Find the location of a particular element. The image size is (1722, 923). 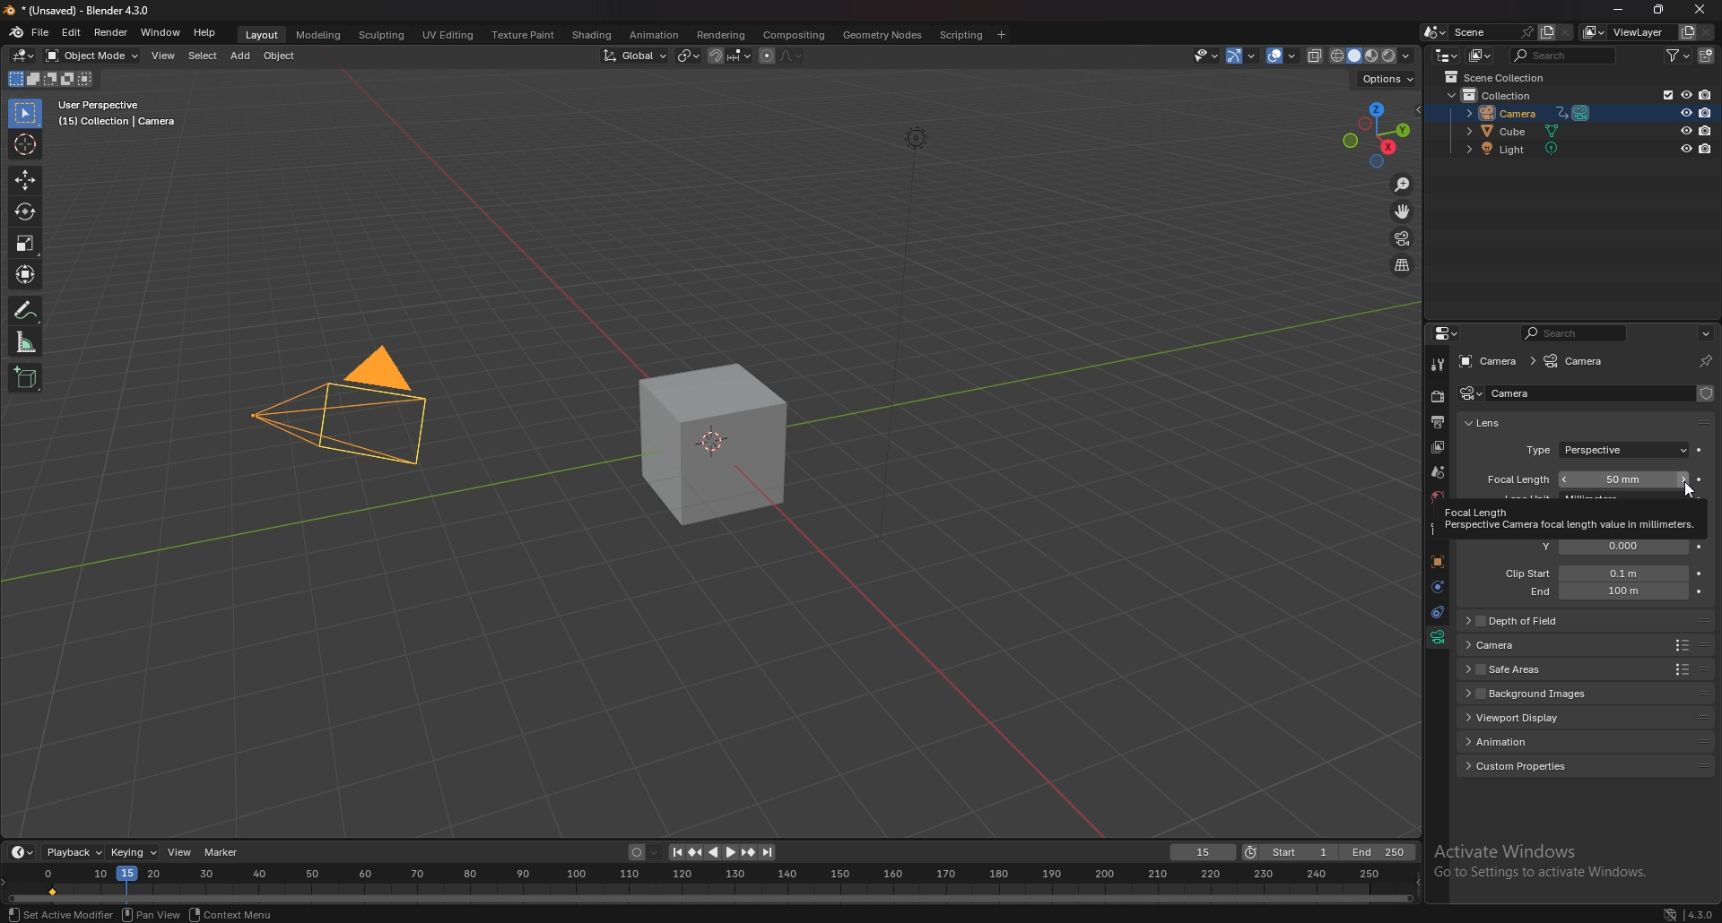

overlays is located at coordinates (1283, 57).